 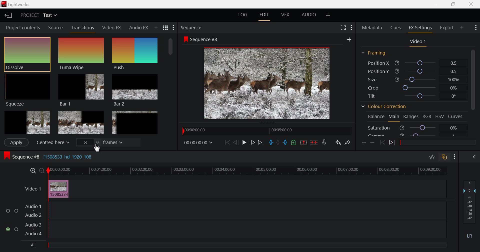 I want to click on Squeeze, so click(x=27, y=90).